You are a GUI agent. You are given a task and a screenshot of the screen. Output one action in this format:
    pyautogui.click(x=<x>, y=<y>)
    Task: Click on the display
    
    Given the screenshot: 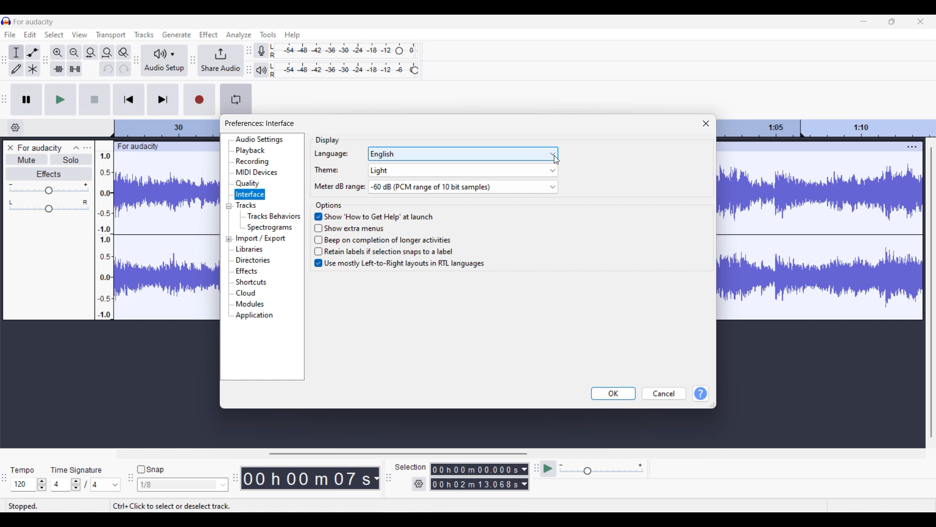 What is the action you would take?
    pyautogui.click(x=323, y=138)
    